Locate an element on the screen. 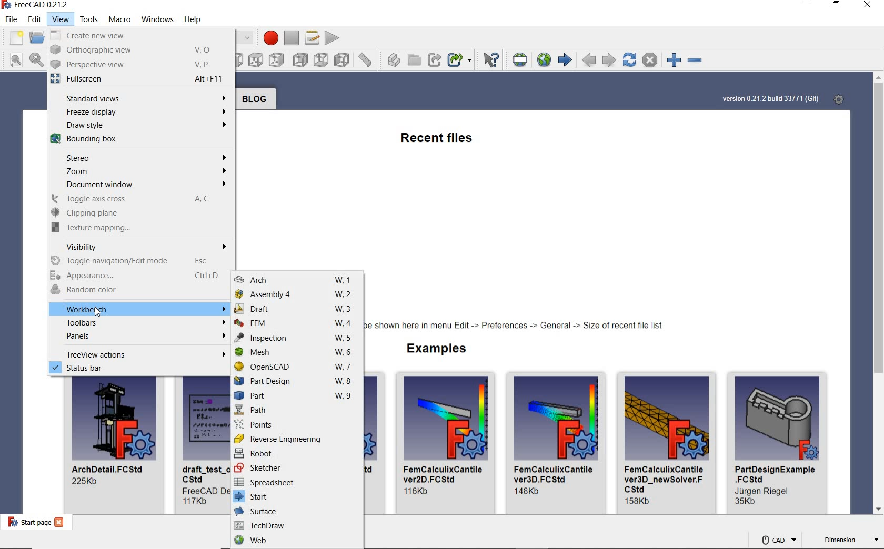 Image resolution: width=884 pixels, height=549 pixels. treeview actions is located at coordinates (139, 353).